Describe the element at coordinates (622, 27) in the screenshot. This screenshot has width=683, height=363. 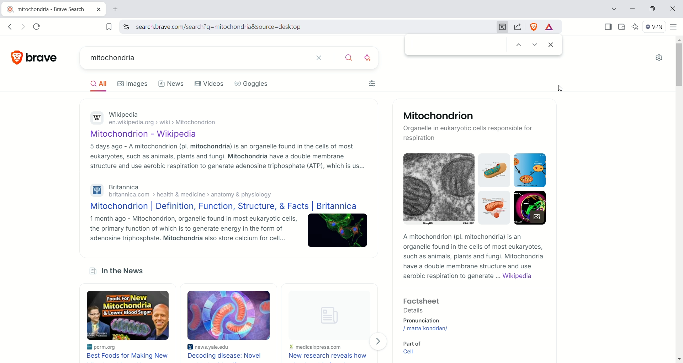
I see `wallet` at that location.